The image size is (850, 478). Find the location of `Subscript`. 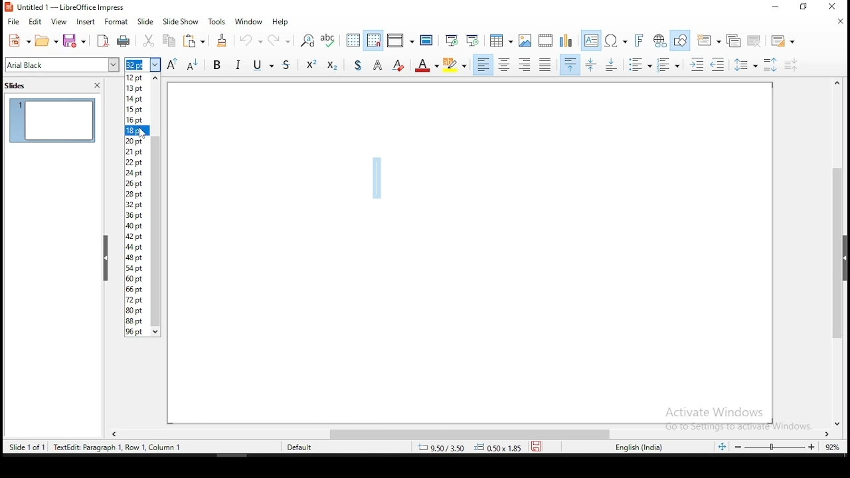

Subscript is located at coordinates (331, 64).